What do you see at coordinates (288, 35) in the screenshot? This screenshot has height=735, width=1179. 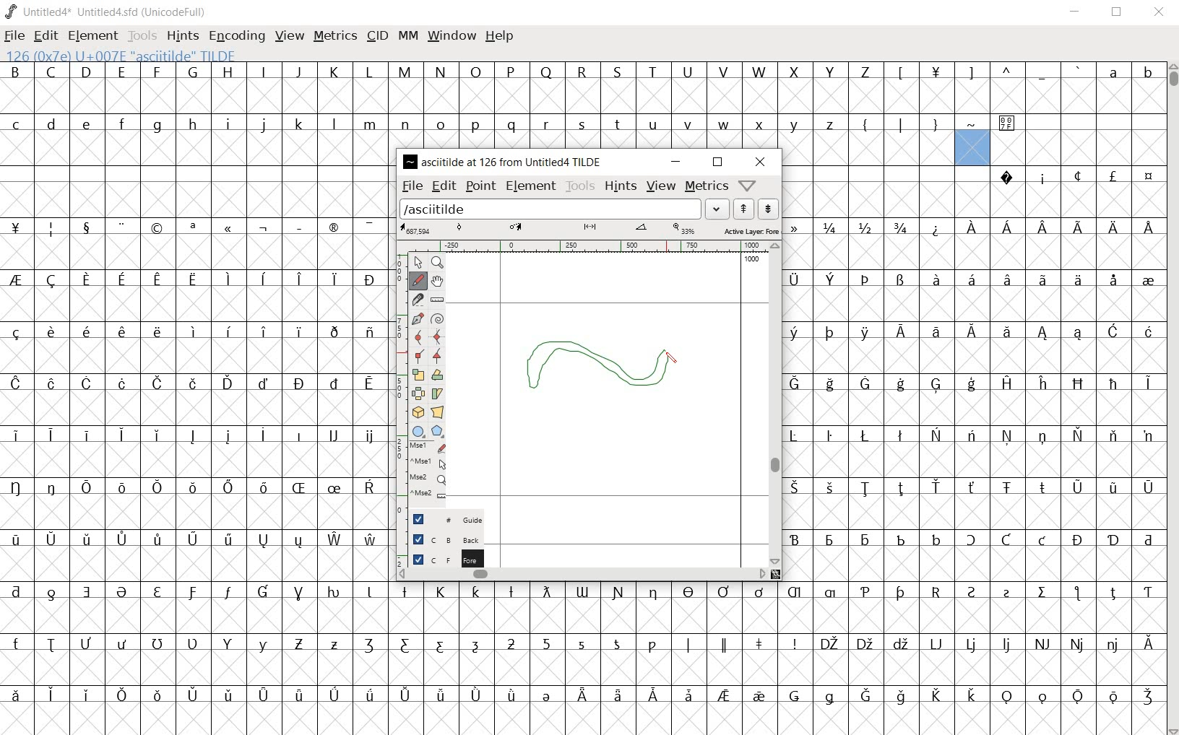 I see `VIEW` at bounding box center [288, 35].